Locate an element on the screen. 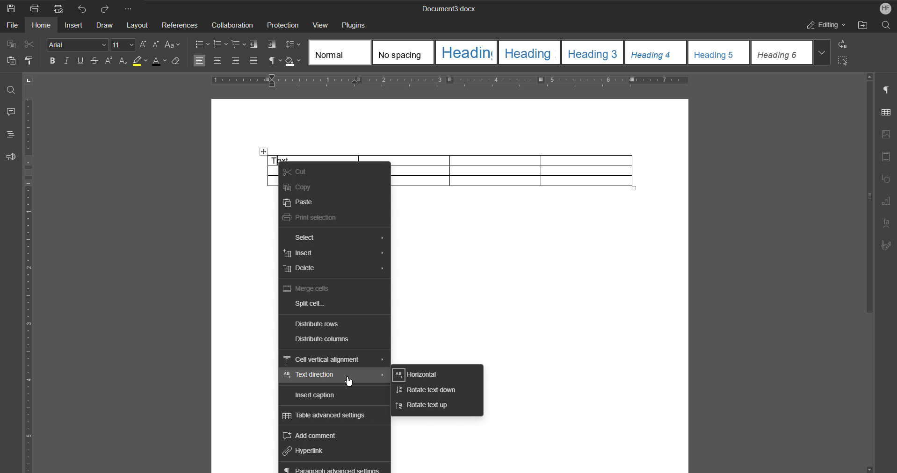 The image size is (897, 473). Rotate text up is located at coordinates (426, 405).